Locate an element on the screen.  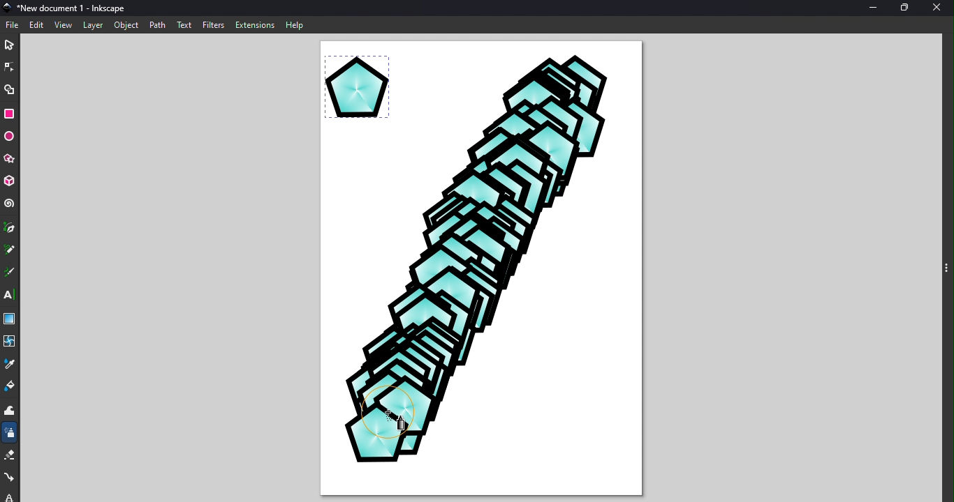
Path is located at coordinates (158, 24).